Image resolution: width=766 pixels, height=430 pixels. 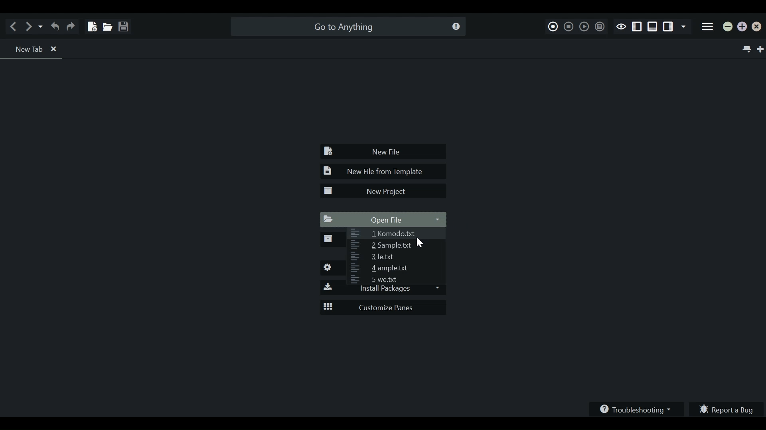 What do you see at coordinates (652, 27) in the screenshot?
I see `Show/Hide Pane Below` at bounding box center [652, 27].